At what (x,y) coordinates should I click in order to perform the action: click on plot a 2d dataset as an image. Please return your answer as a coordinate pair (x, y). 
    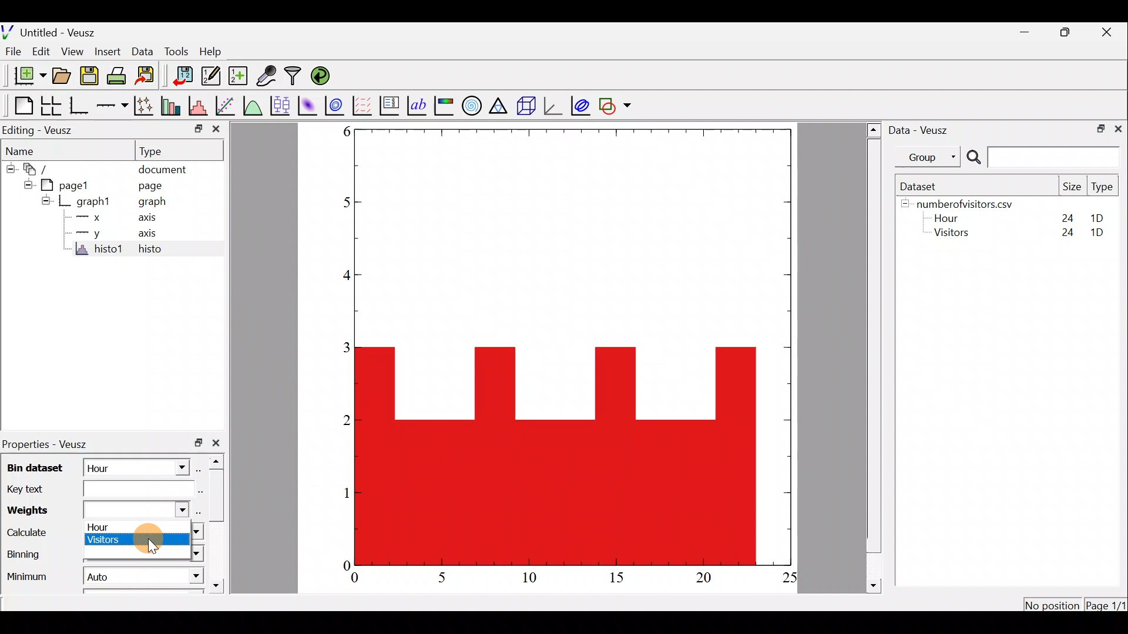
    Looking at the image, I should click on (309, 104).